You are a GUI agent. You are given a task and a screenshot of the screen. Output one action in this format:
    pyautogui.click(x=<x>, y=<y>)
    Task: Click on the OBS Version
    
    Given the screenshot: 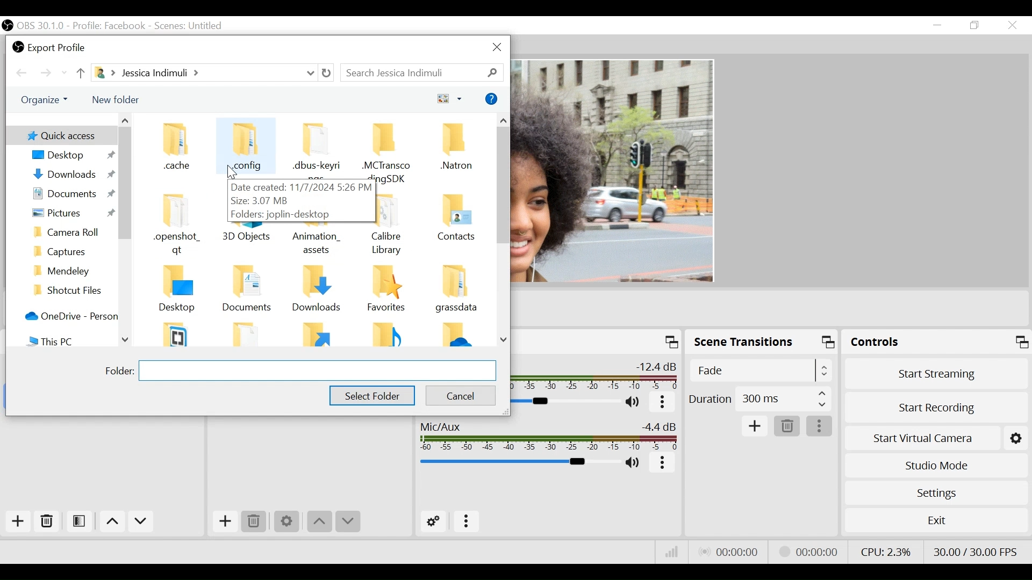 What is the action you would take?
    pyautogui.click(x=41, y=26)
    